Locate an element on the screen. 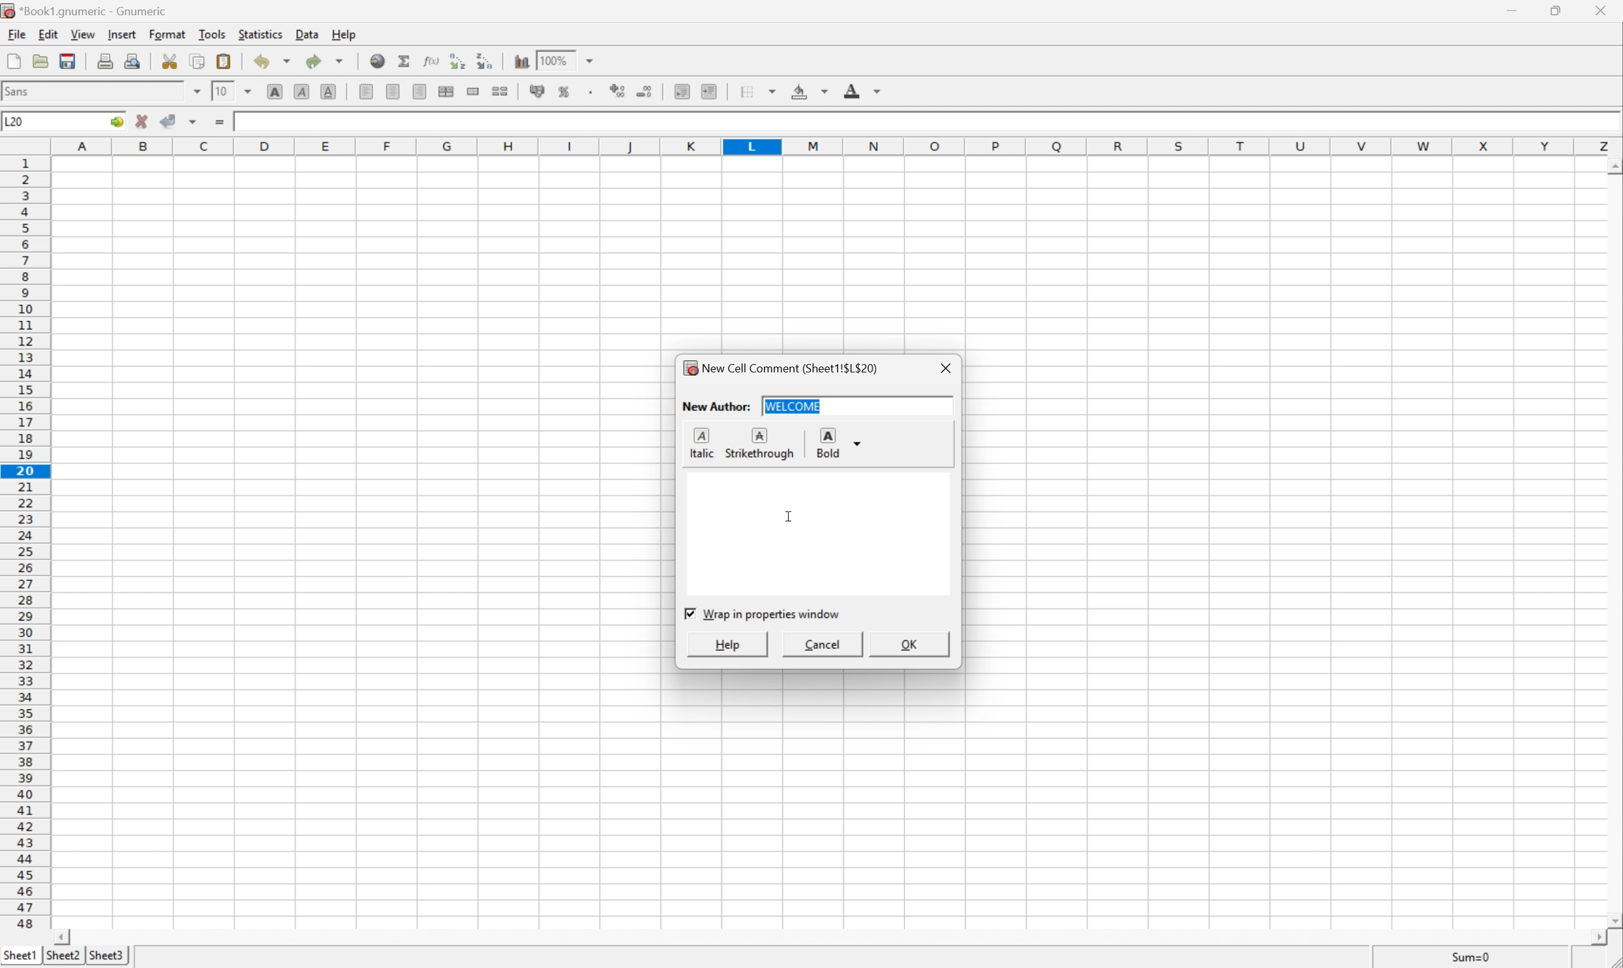 This screenshot has width=1623, height=968. Cut selection is located at coordinates (173, 60).